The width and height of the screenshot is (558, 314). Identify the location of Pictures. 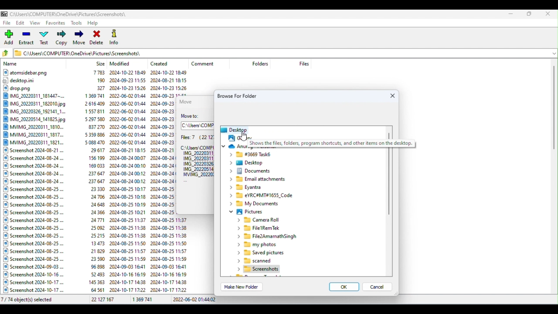
(245, 213).